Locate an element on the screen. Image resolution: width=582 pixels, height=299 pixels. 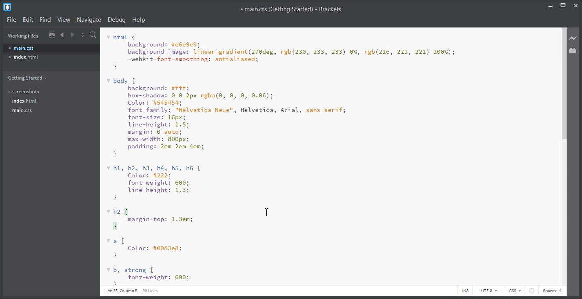
Close is located at coordinates (577, 5).